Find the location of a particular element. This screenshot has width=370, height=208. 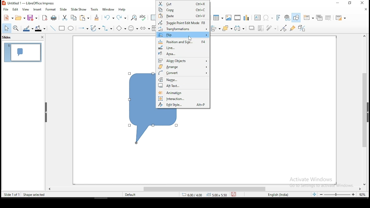

edit is located at coordinates (16, 9).